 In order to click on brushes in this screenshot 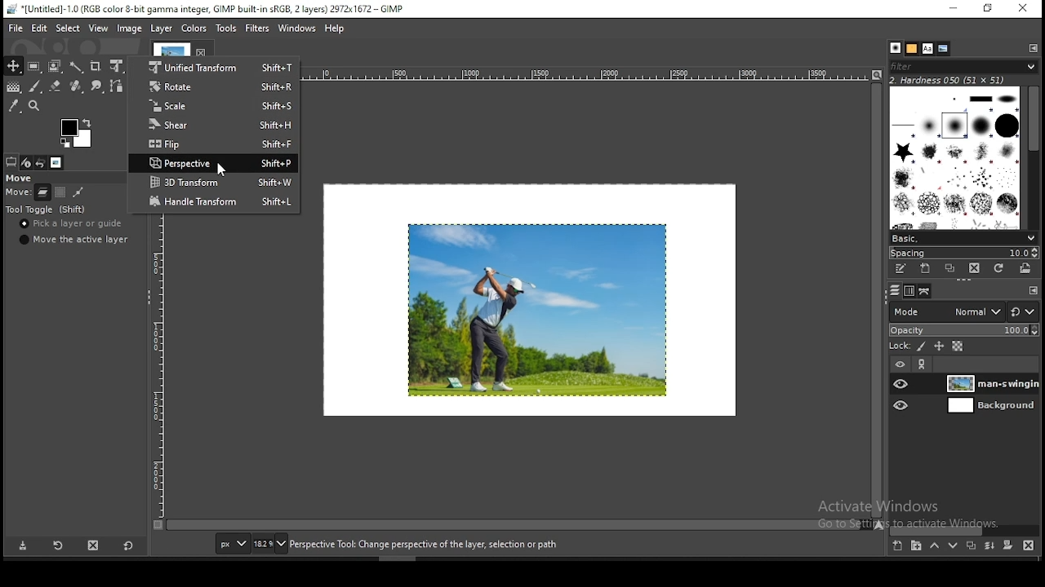, I will do `click(955, 158)`.